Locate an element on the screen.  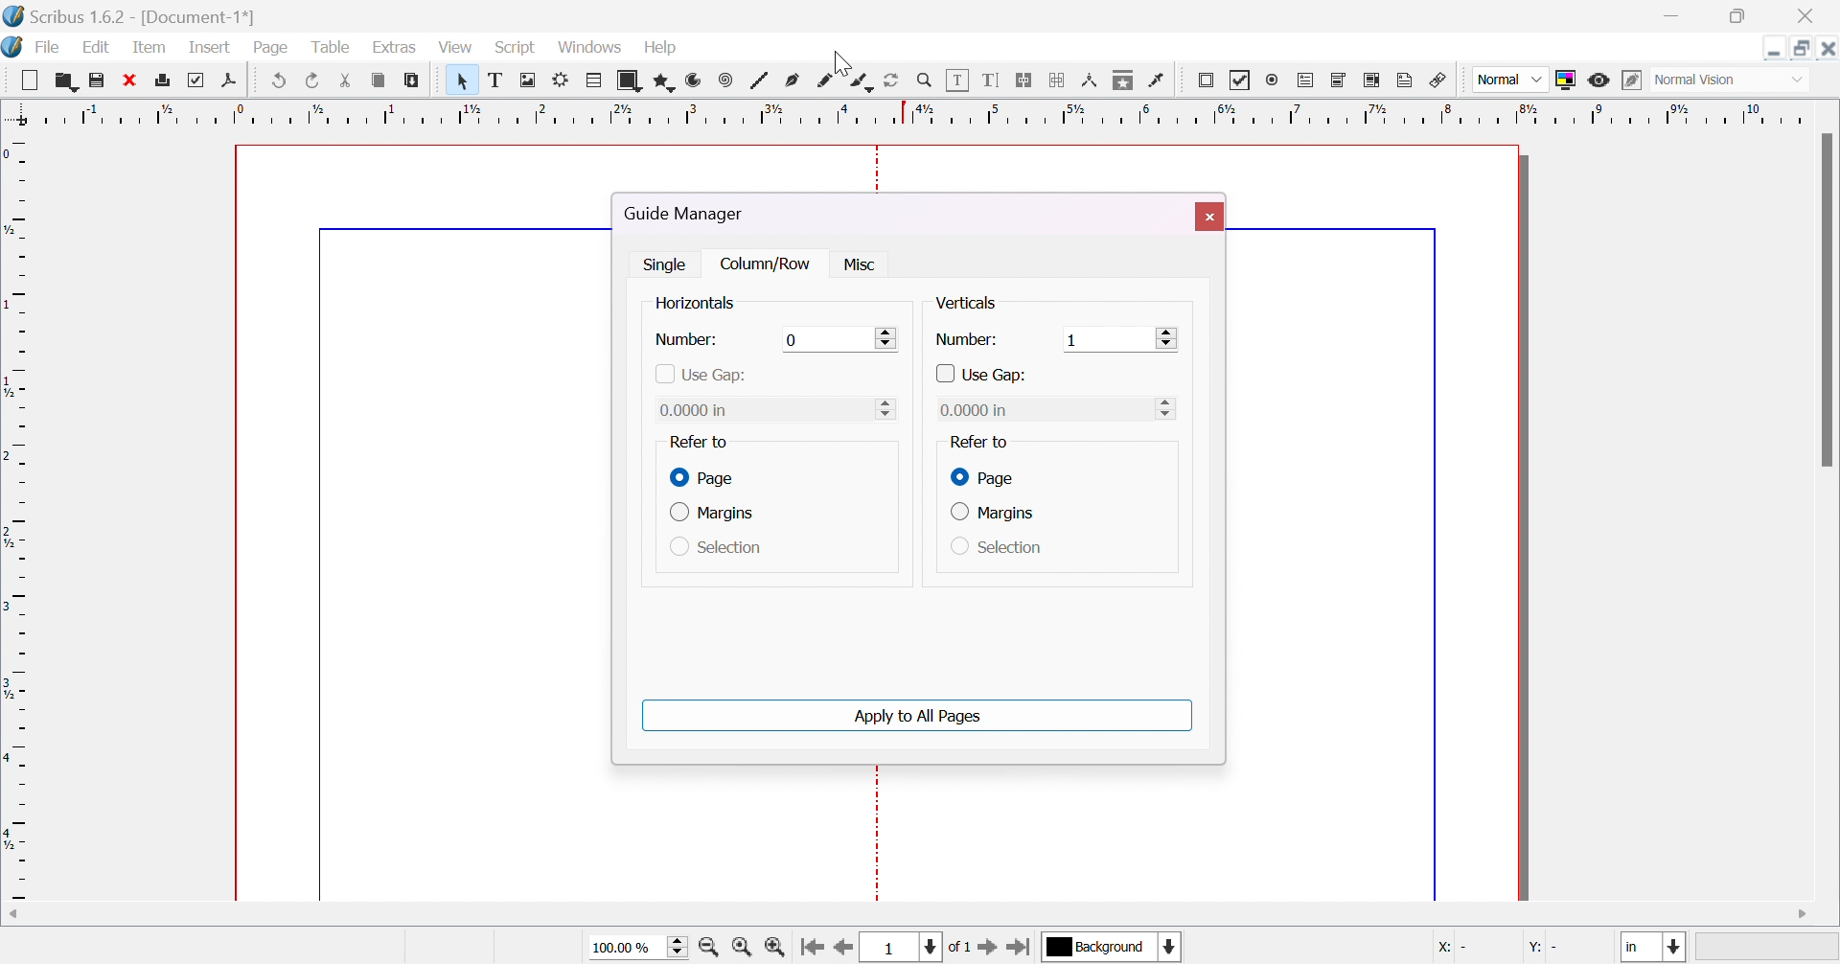
copy is located at coordinates (380, 80).